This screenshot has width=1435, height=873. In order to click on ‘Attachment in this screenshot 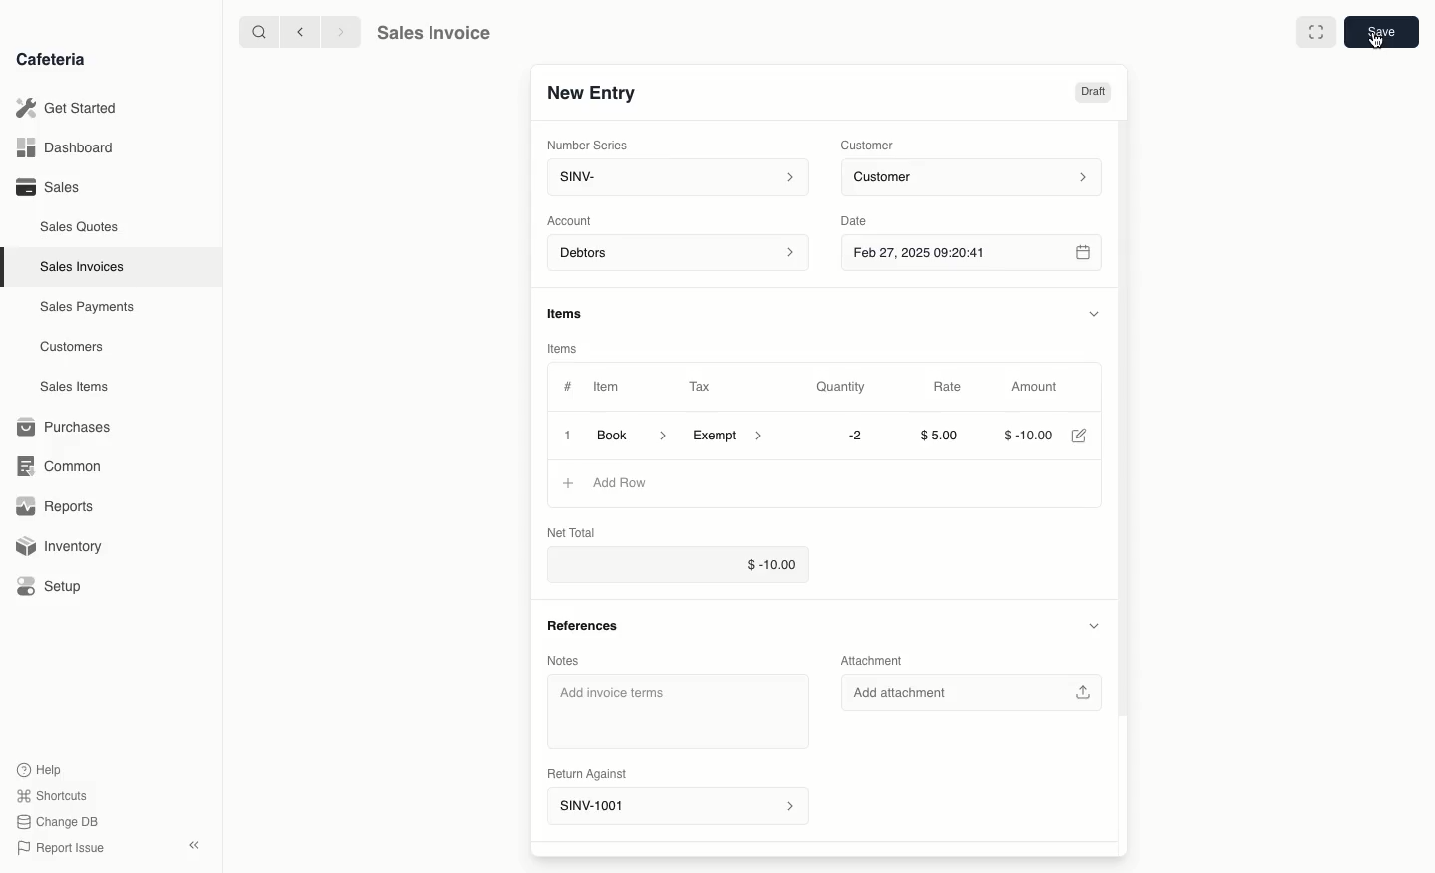, I will do `click(877, 659)`.